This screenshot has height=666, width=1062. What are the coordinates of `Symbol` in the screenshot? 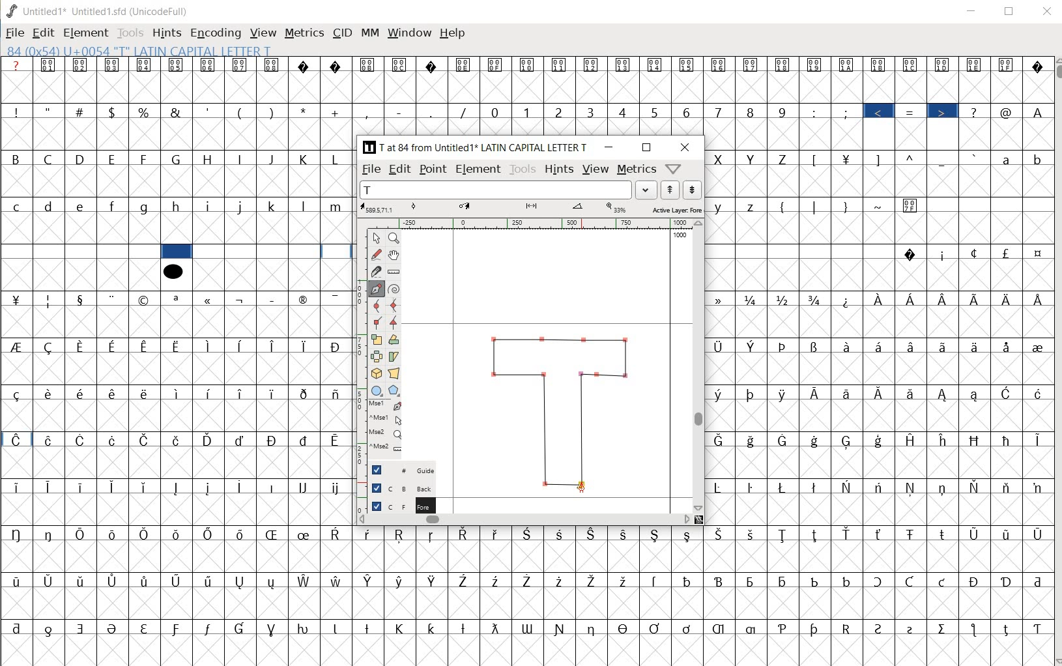 It's located at (82, 66).